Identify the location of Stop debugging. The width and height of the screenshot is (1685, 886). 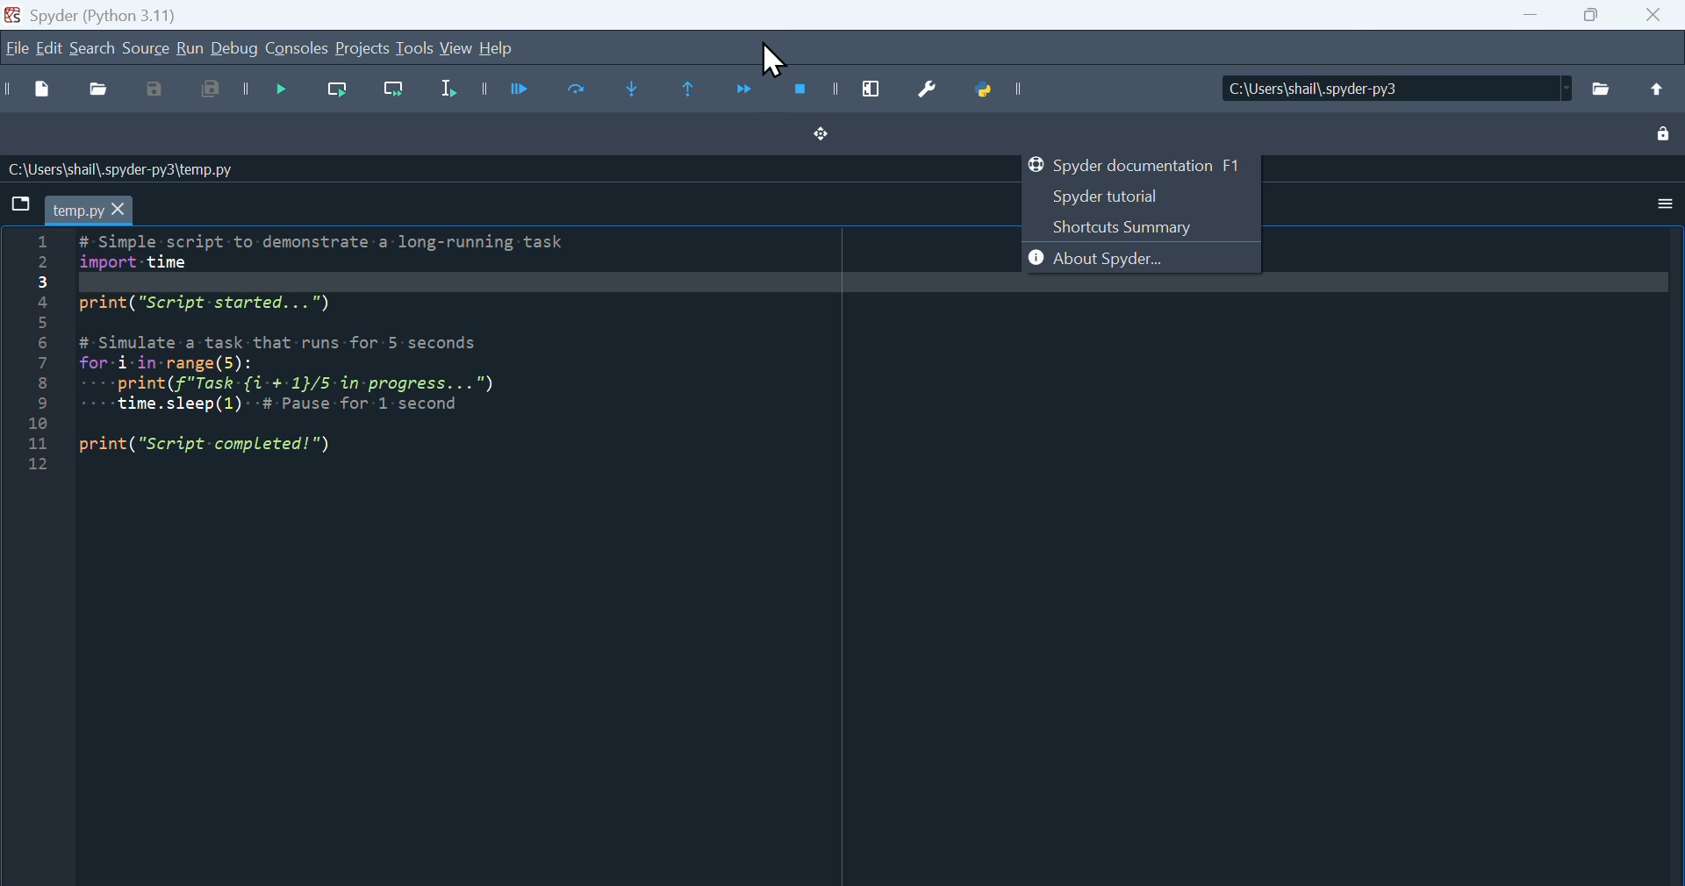
(799, 89).